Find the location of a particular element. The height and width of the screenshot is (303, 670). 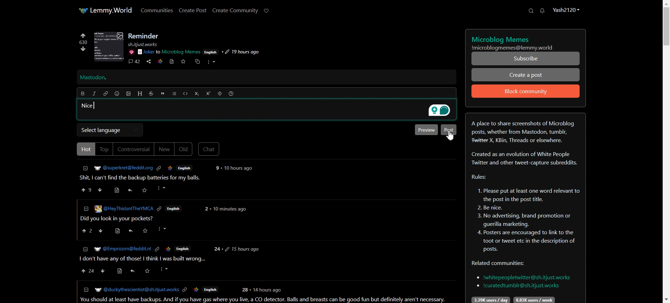

Old is located at coordinates (184, 149).